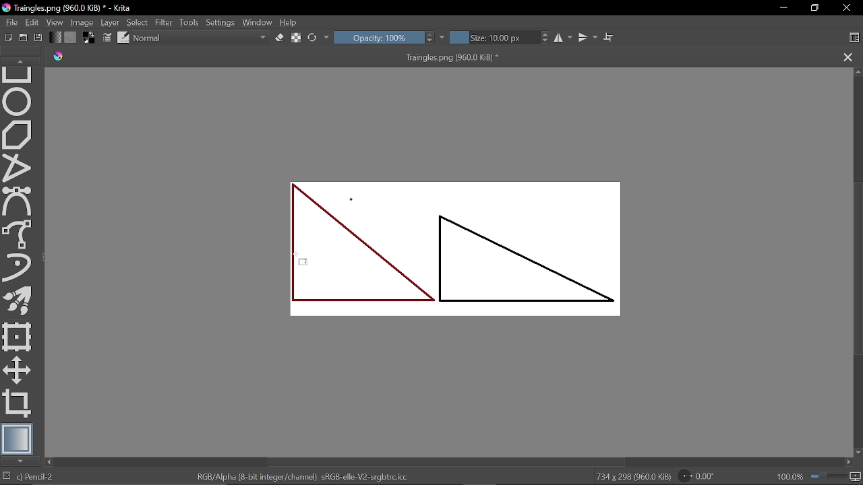  Describe the element at coordinates (306, 262) in the screenshot. I see `Cursor` at that location.